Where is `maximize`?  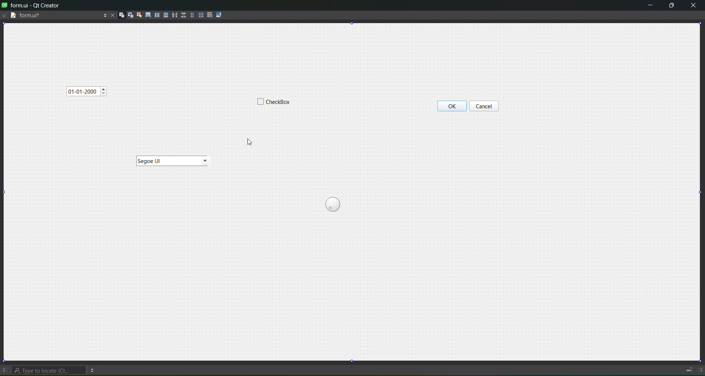 maximize is located at coordinates (670, 6).